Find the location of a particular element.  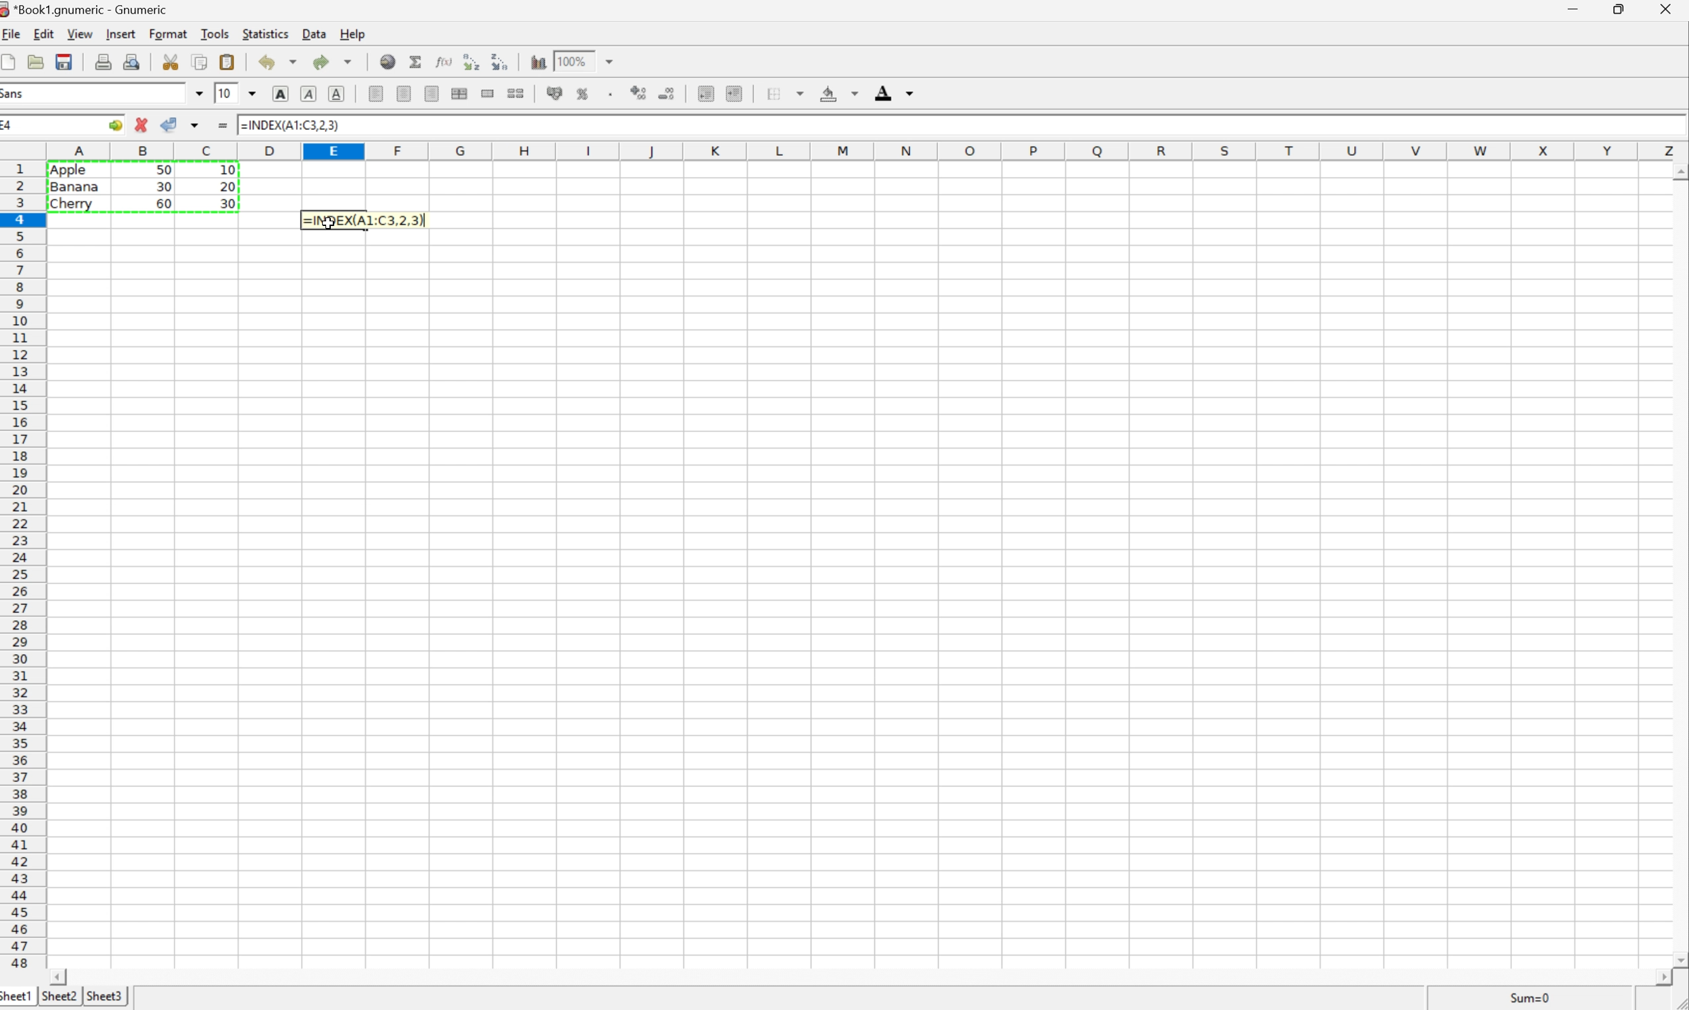

borders is located at coordinates (786, 94).